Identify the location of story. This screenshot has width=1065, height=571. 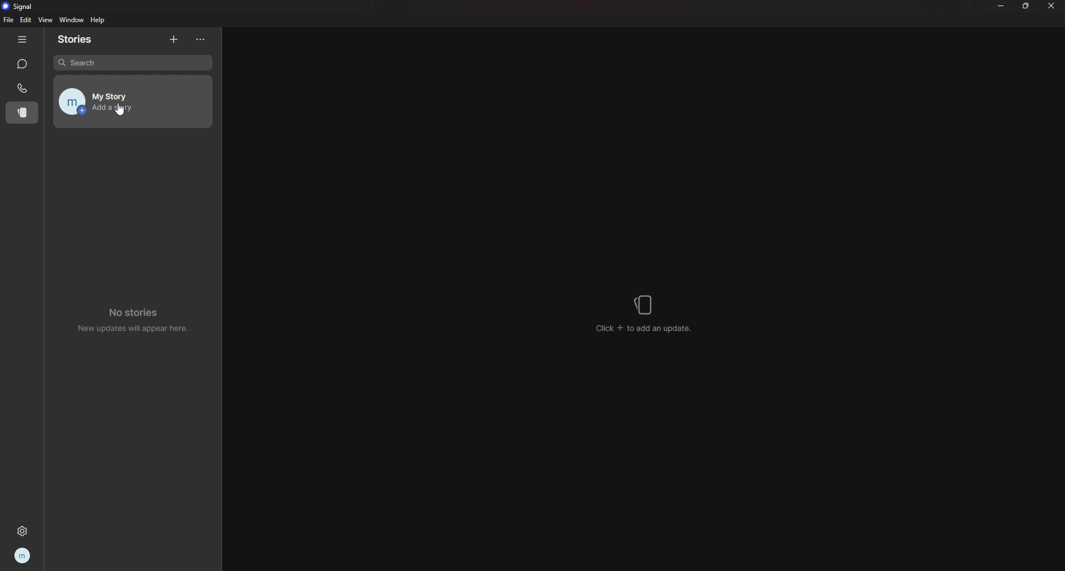
(21, 113).